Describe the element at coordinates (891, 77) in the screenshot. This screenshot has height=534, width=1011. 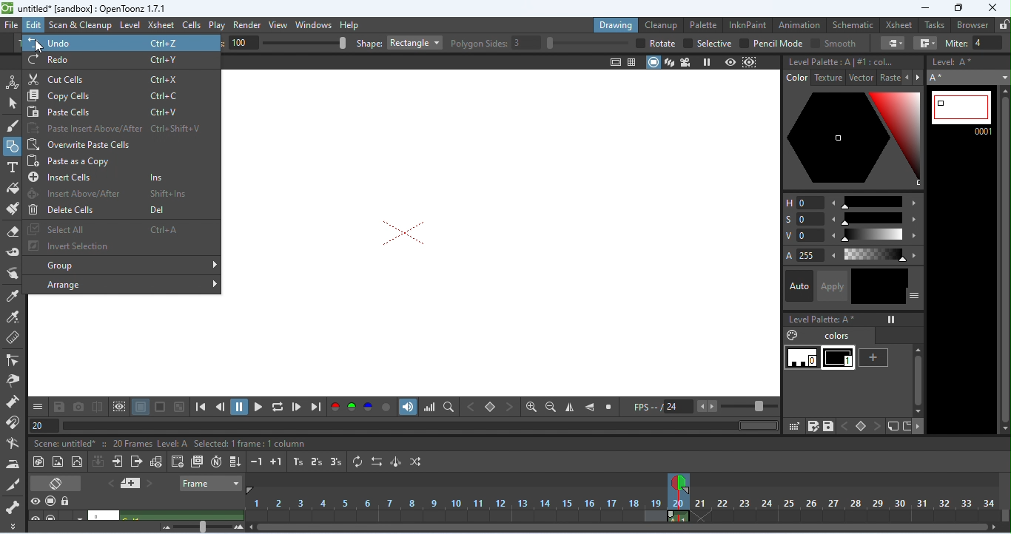
I see `raster` at that location.